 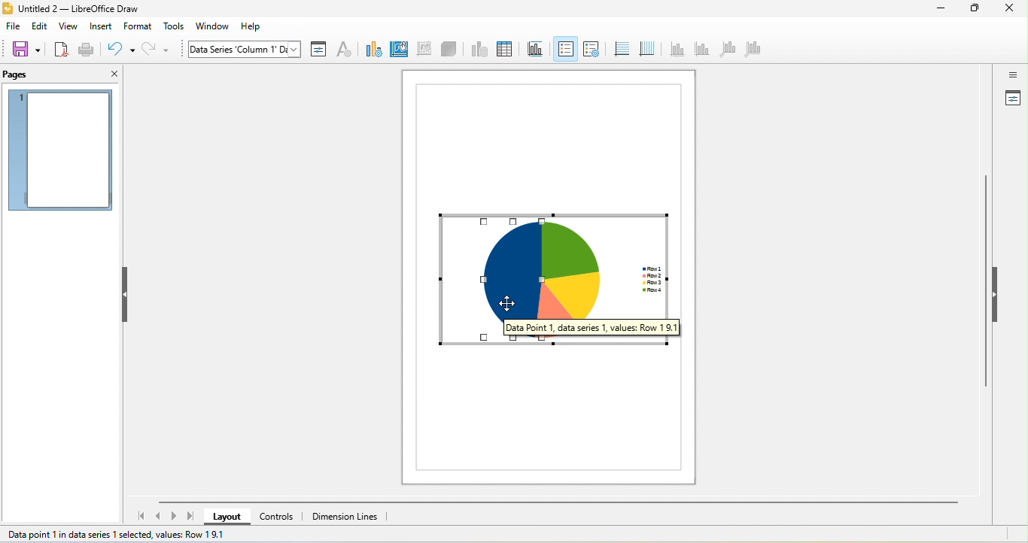 I want to click on toggle sidebar, so click(x=1012, y=74).